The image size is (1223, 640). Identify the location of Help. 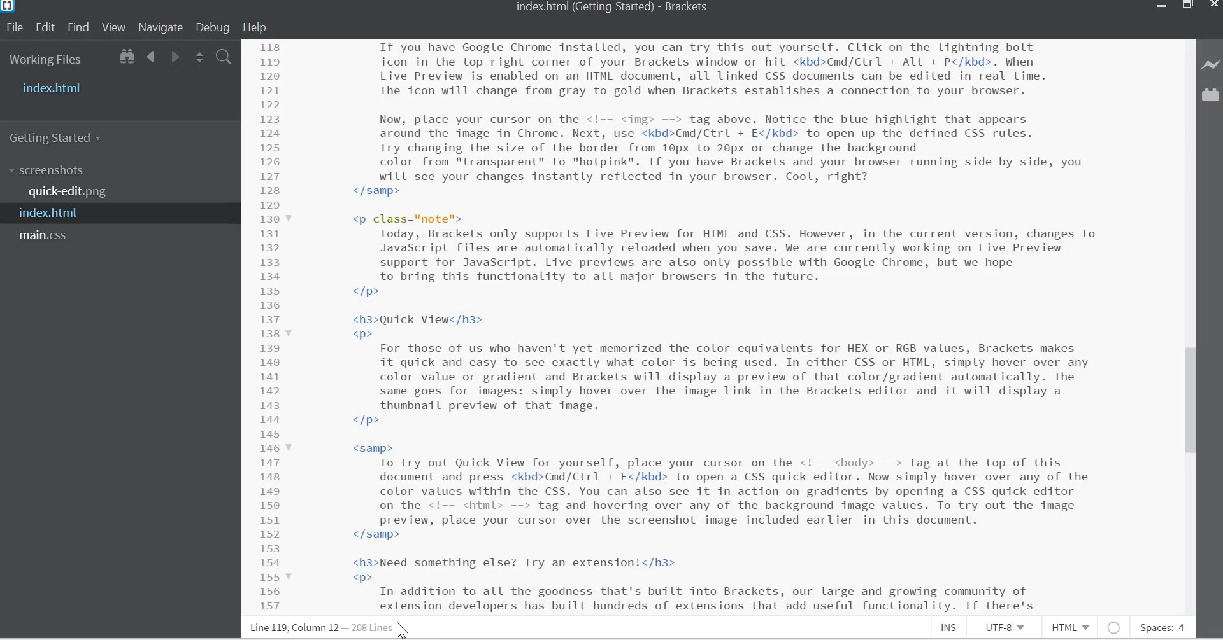
(257, 29).